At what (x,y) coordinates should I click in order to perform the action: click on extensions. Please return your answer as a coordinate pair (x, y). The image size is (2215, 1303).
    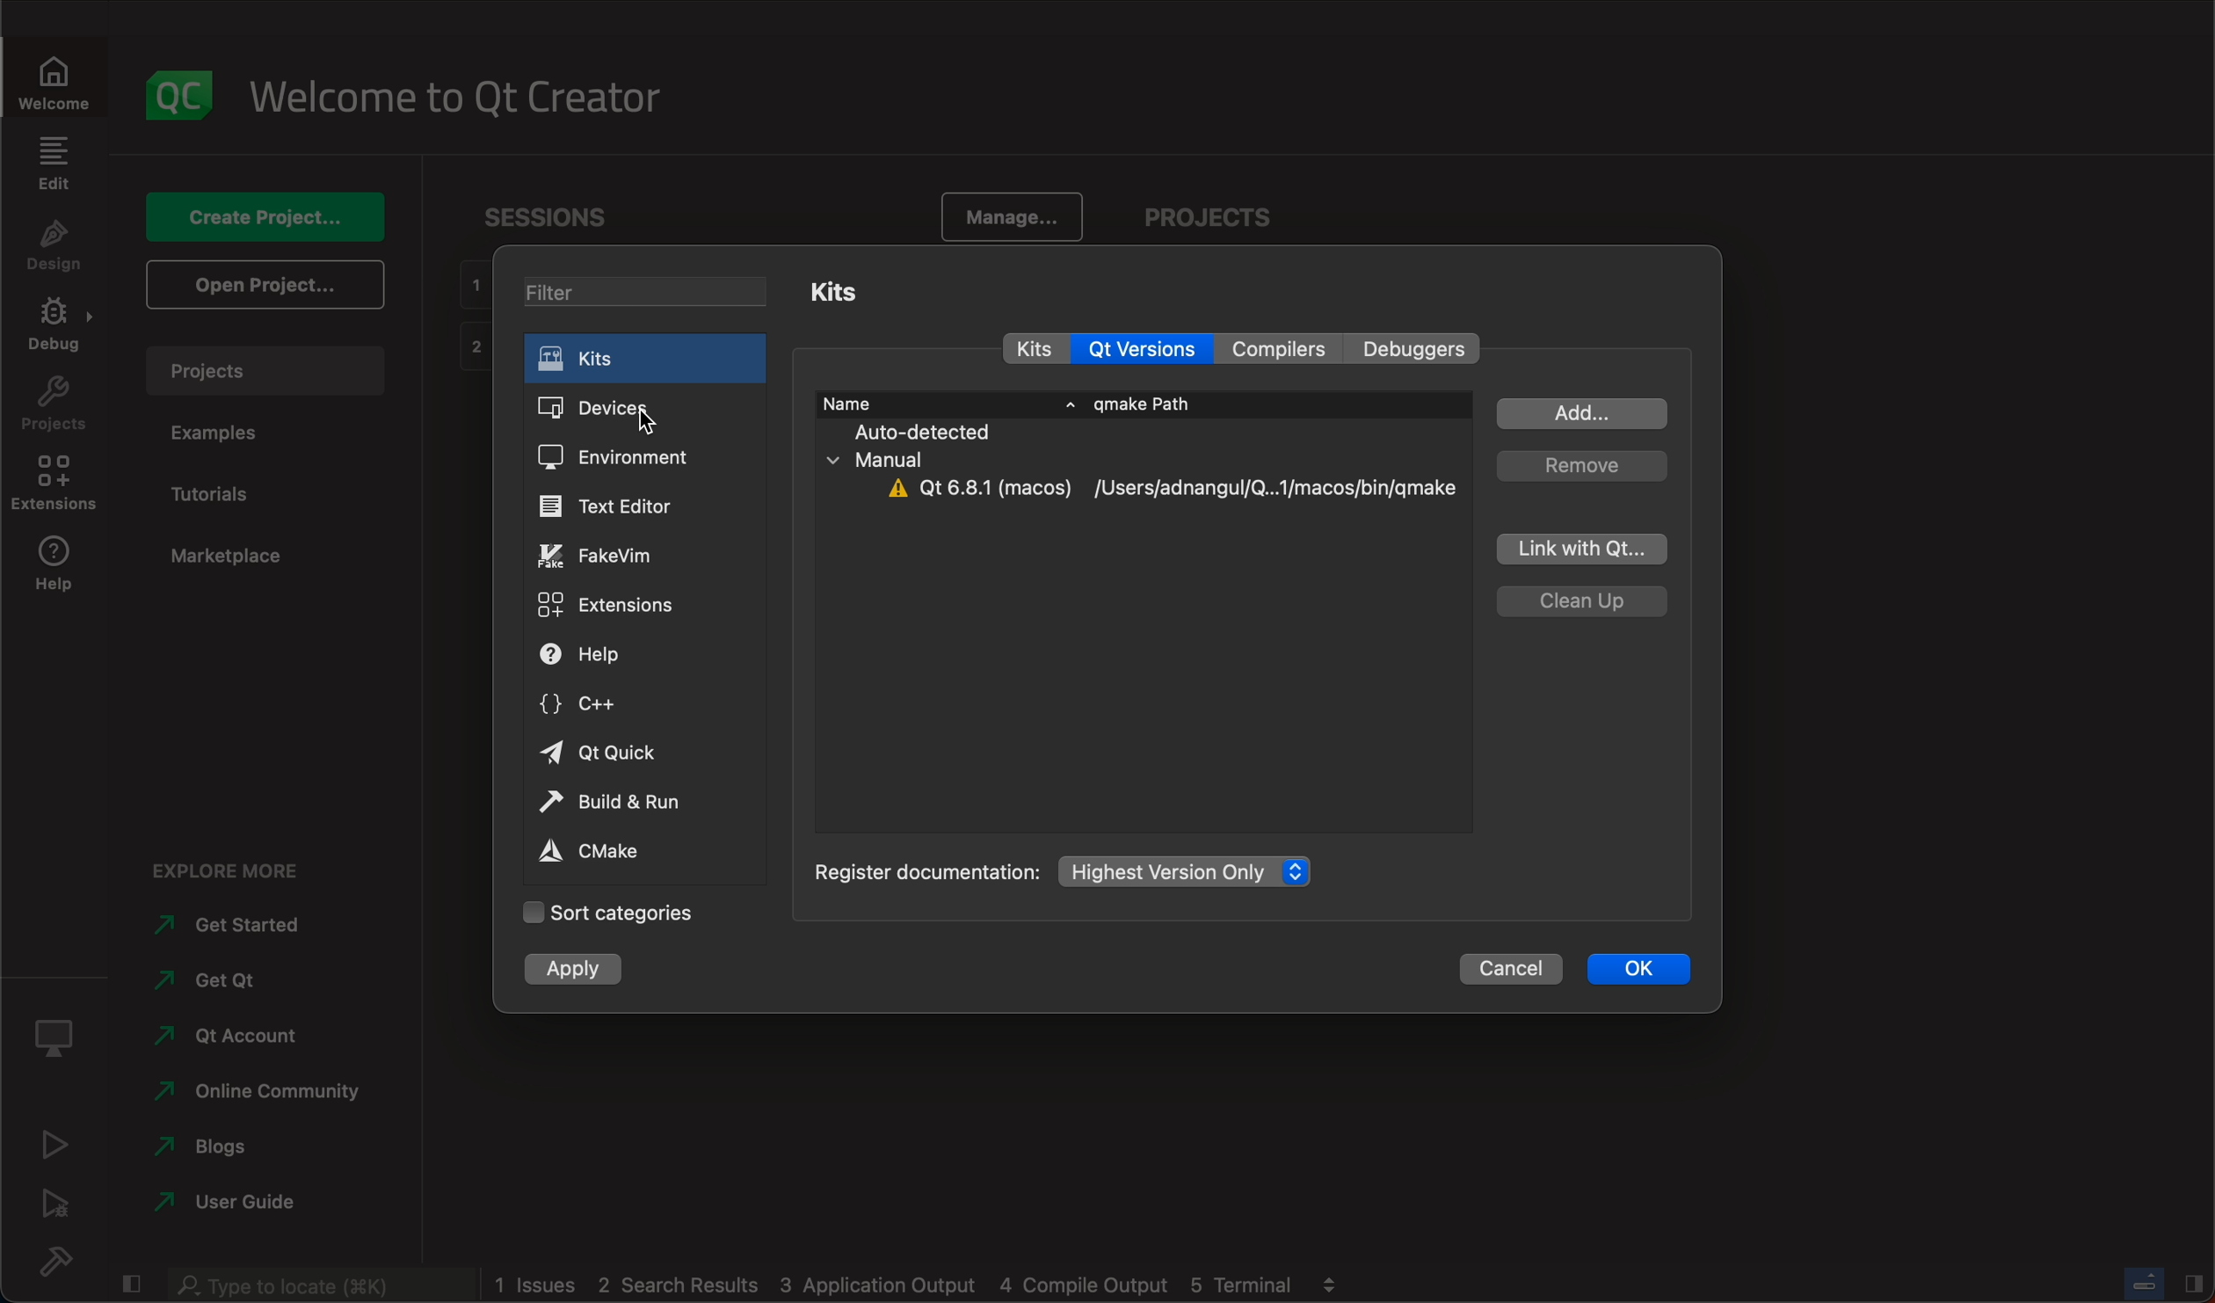
    Looking at the image, I should click on (60, 486).